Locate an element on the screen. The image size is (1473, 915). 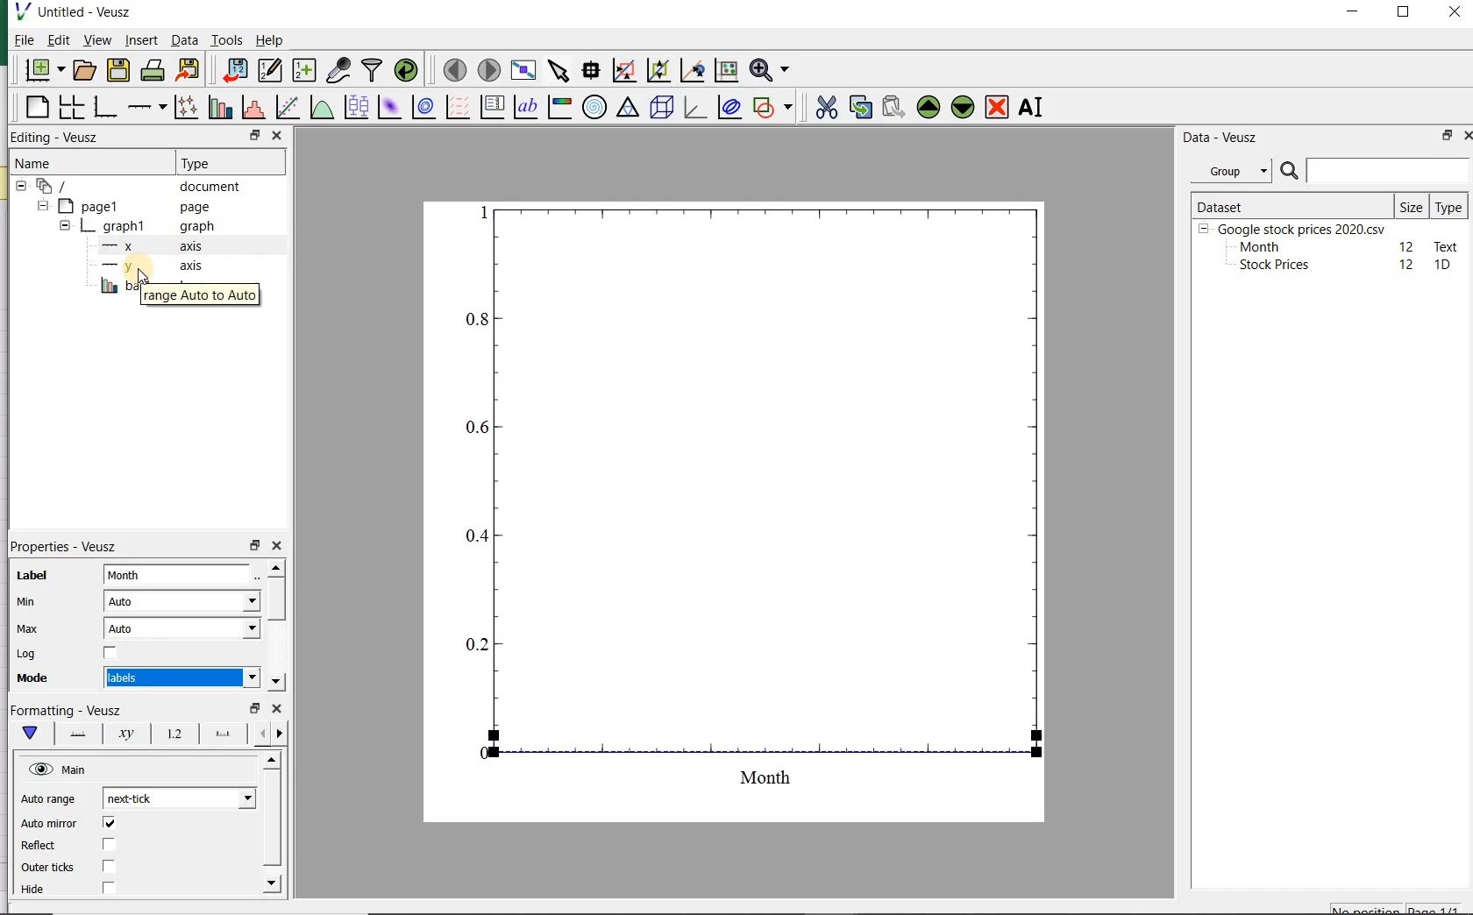
select items from the graph or scroll is located at coordinates (558, 71).